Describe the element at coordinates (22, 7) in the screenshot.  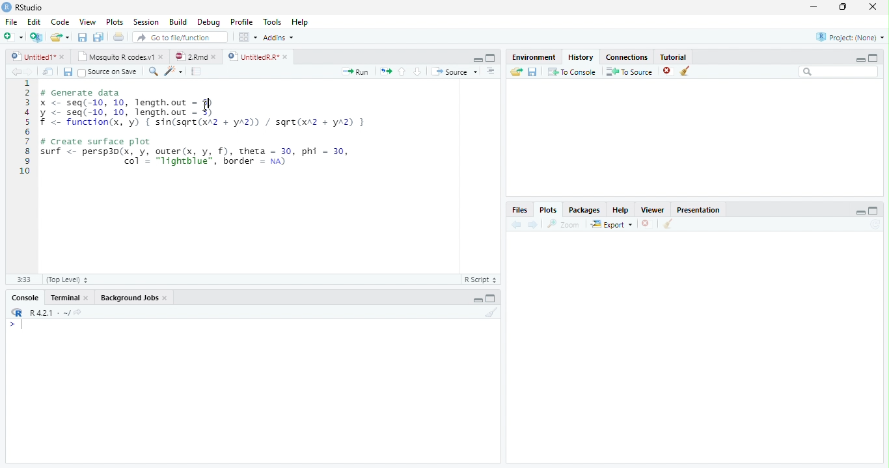
I see `RStudio` at that location.